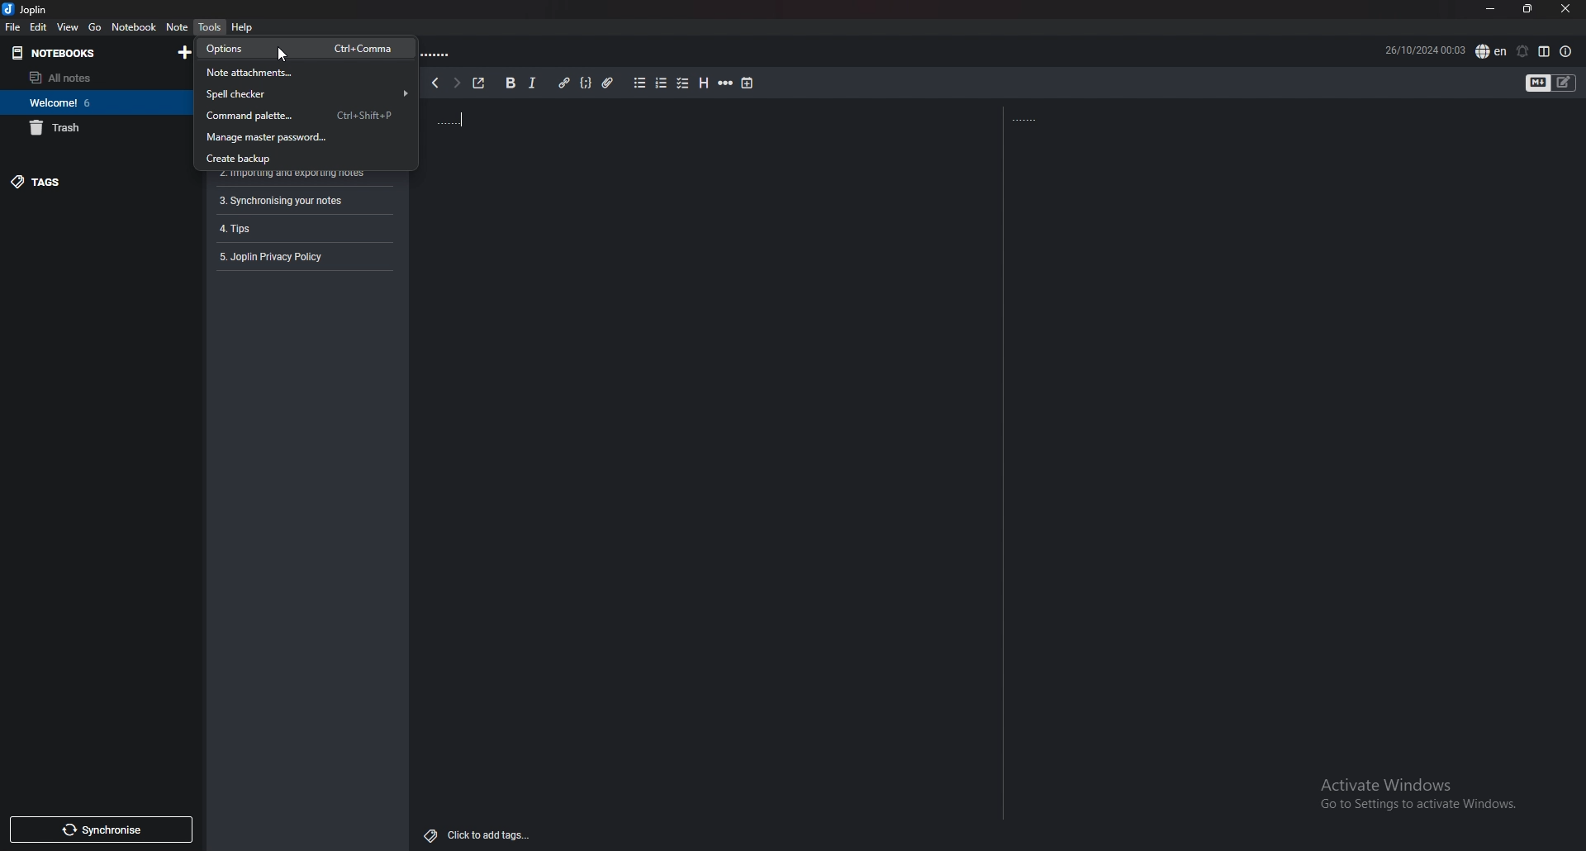 The width and height of the screenshot is (1586, 851). What do you see at coordinates (282, 55) in the screenshot?
I see `cursor` at bounding box center [282, 55].